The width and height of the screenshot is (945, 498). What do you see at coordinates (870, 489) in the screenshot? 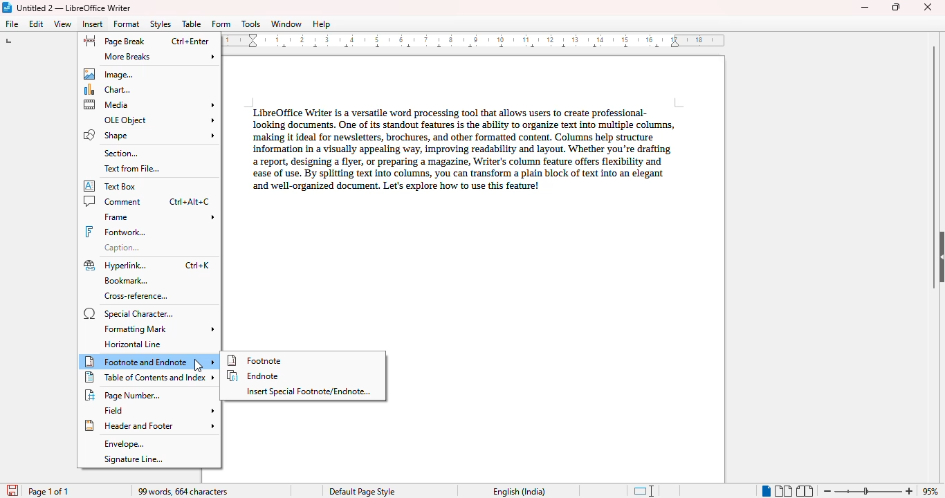
I see `Change zoom level` at bounding box center [870, 489].